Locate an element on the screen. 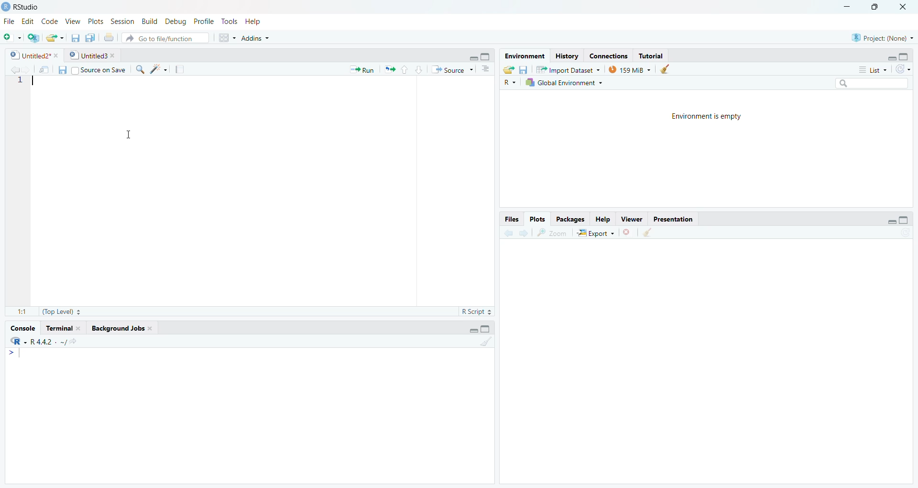  Workspace panes is located at coordinates (225, 38).